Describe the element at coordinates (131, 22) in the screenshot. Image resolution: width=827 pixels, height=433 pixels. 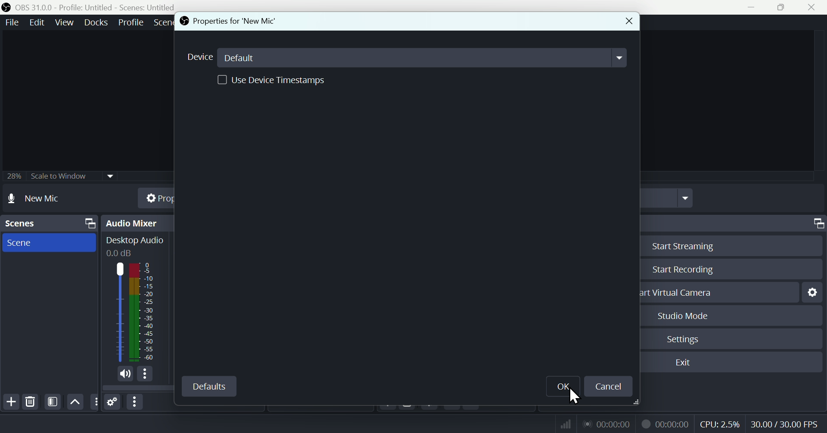
I see `Profile` at that location.